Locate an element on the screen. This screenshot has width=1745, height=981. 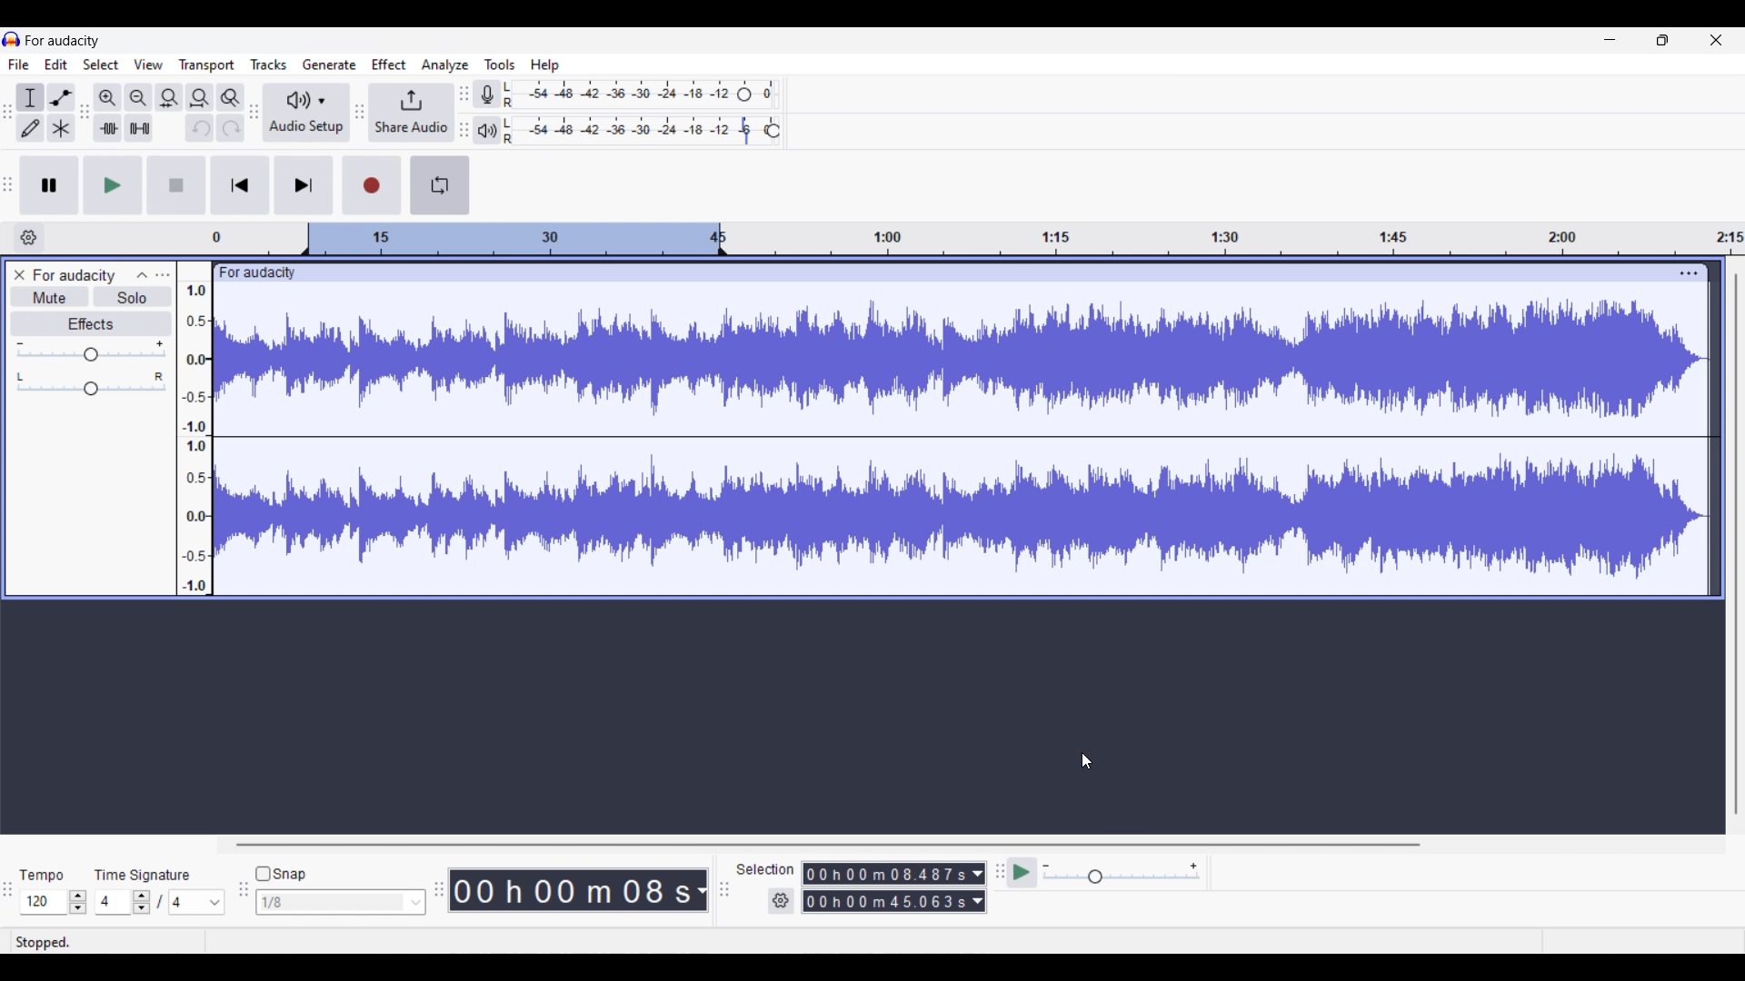
Scale to measure intensty if sound is located at coordinates (194, 439).